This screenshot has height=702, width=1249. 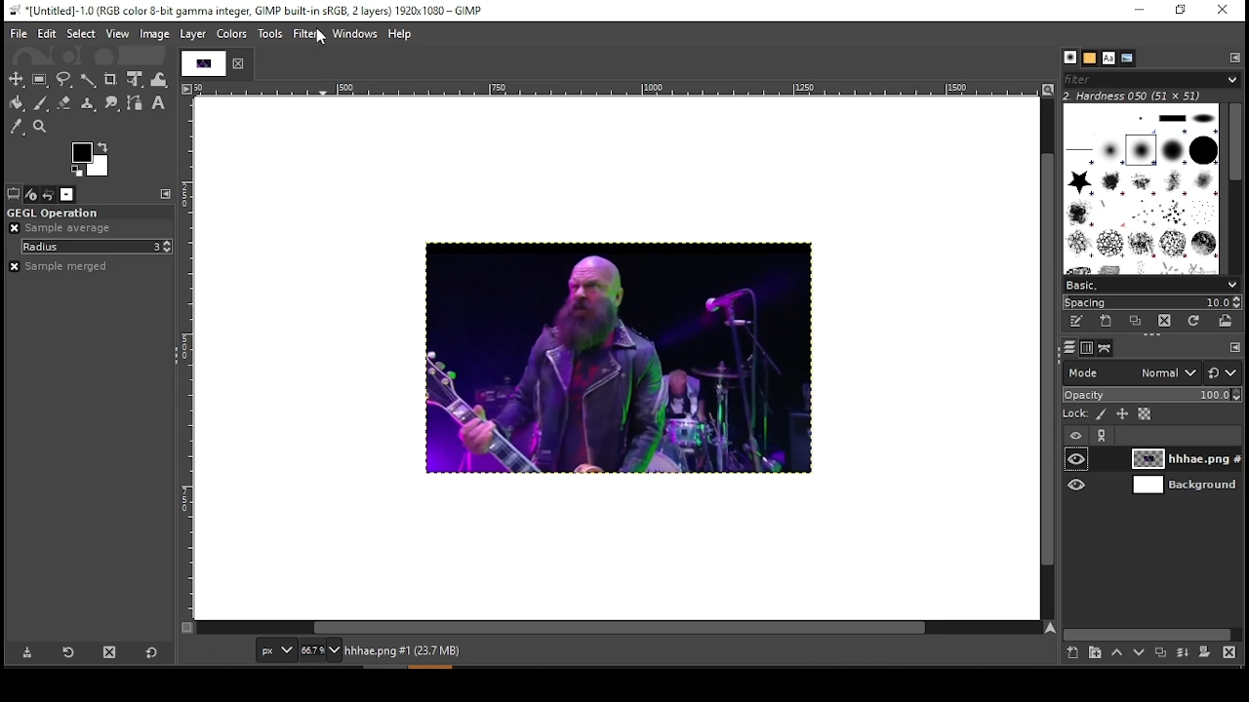 What do you see at coordinates (17, 79) in the screenshot?
I see `move tool` at bounding box center [17, 79].